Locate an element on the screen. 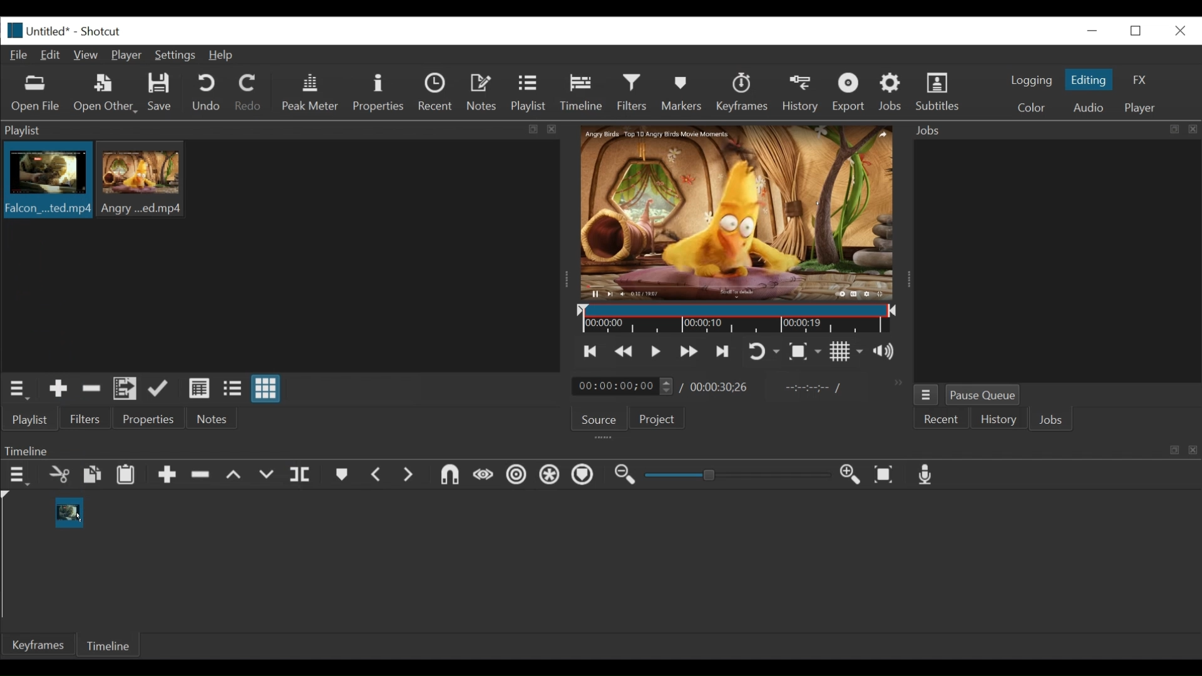 This screenshot has height=676, width=1202. Open Other is located at coordinates (106, 94).